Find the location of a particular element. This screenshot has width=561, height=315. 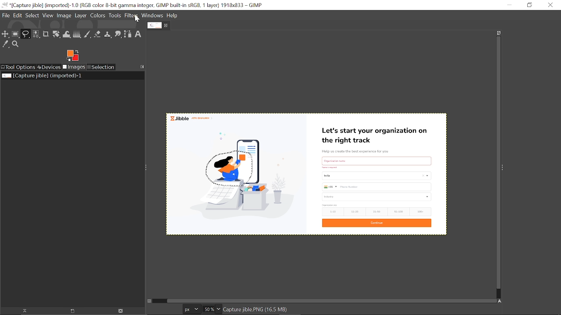

Wrap text tool is located at coordinates (67, 35).